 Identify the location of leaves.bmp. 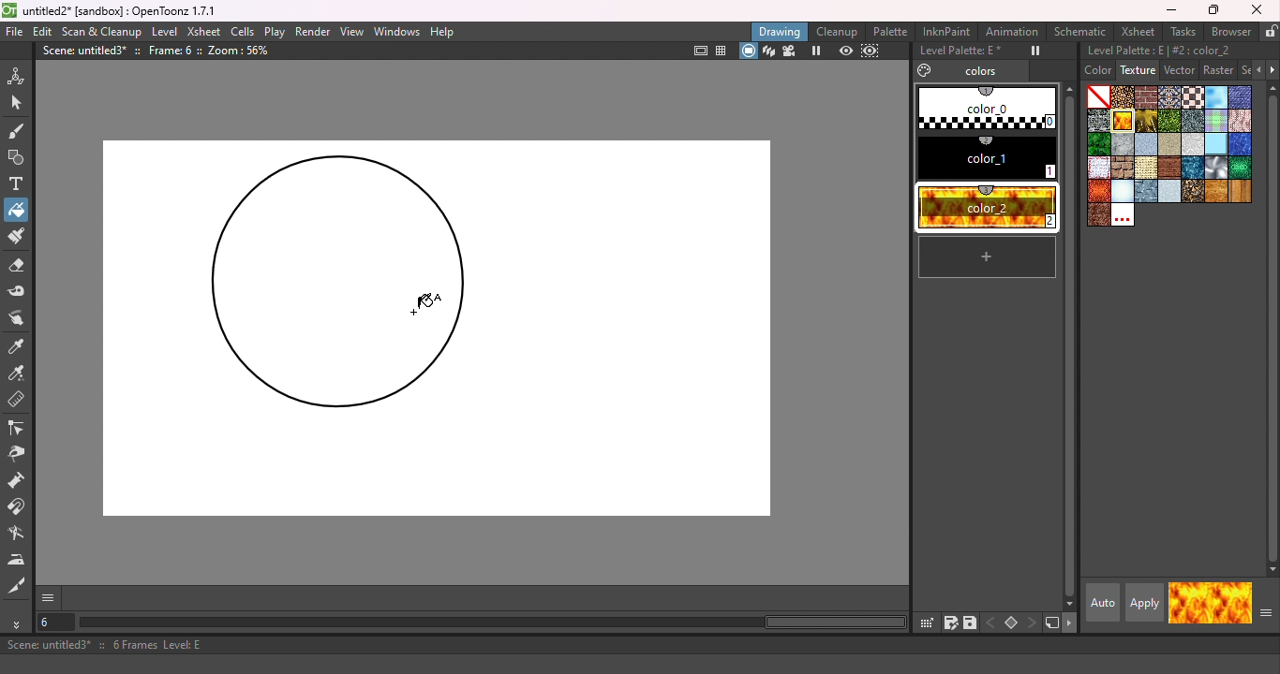
(1098, 144).